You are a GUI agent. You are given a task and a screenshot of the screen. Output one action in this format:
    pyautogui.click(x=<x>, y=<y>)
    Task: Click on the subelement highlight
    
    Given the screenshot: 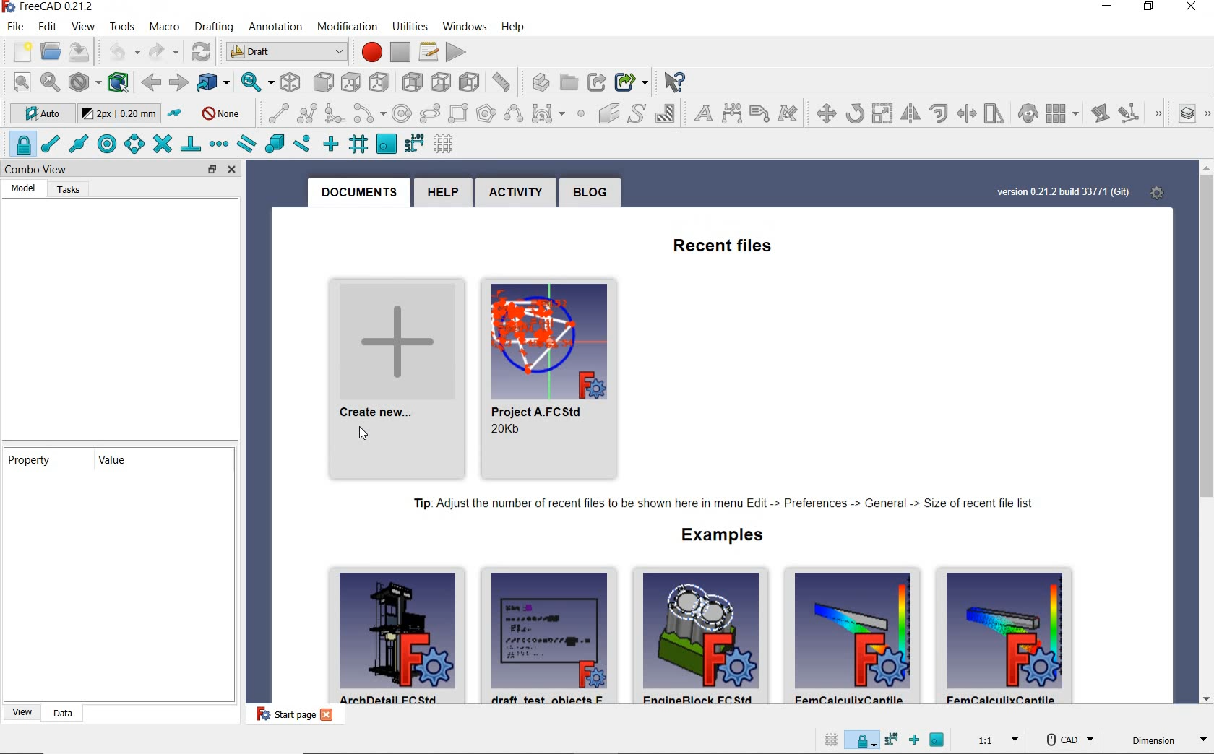 What is the action you would take?
    pyautogui.click(x=1127, y=113)
    